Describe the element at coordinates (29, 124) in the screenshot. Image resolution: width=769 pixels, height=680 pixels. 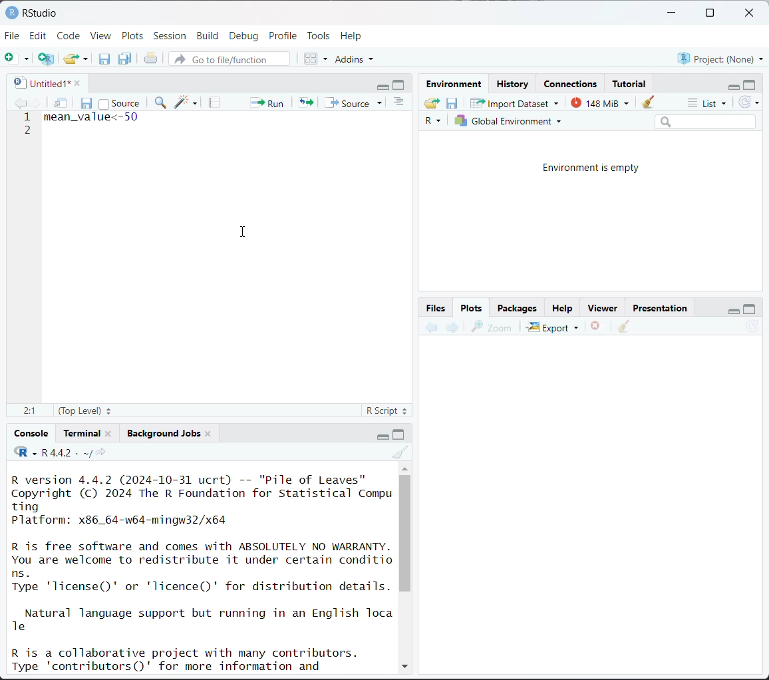
I see `line number` at that location.